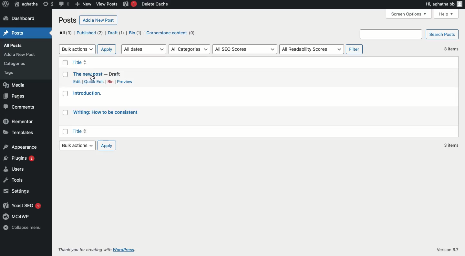 This screenshot has width=465, height=256. I want to click on Check box, so click(65, 132).